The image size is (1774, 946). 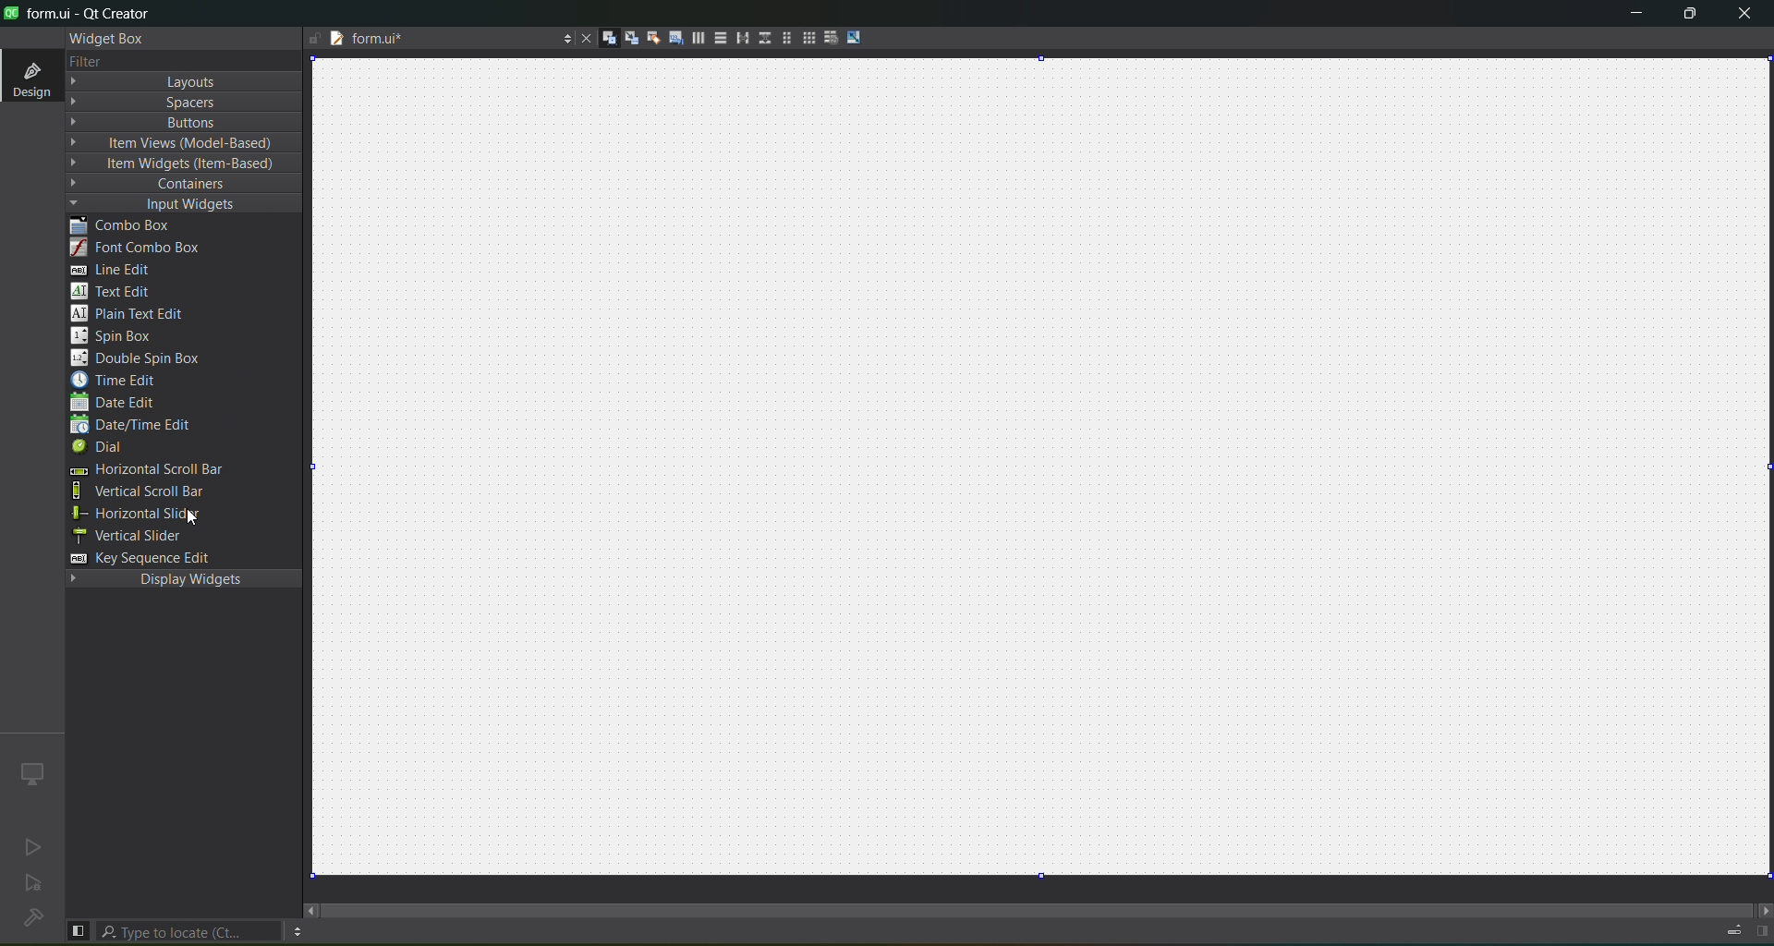 I want to click on horizontal splitter, so click(x=741, y=39).